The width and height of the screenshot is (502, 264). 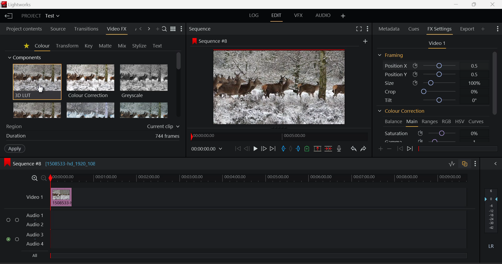 What do you see at coordinates (264, 149) in the screenshot?
I see `Go Forward` at bounding box center [264, 149].